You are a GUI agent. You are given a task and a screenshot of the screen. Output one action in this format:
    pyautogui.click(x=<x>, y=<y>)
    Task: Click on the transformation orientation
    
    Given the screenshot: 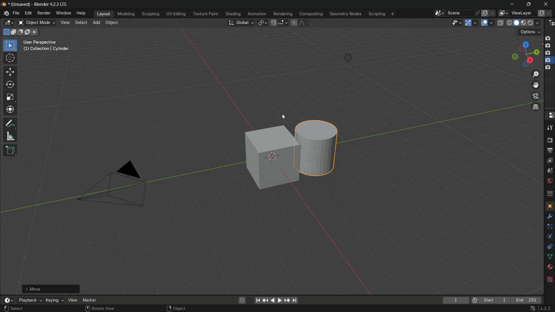 What is the action you would take?
    pyautogui.click(x=241, y=23)
    